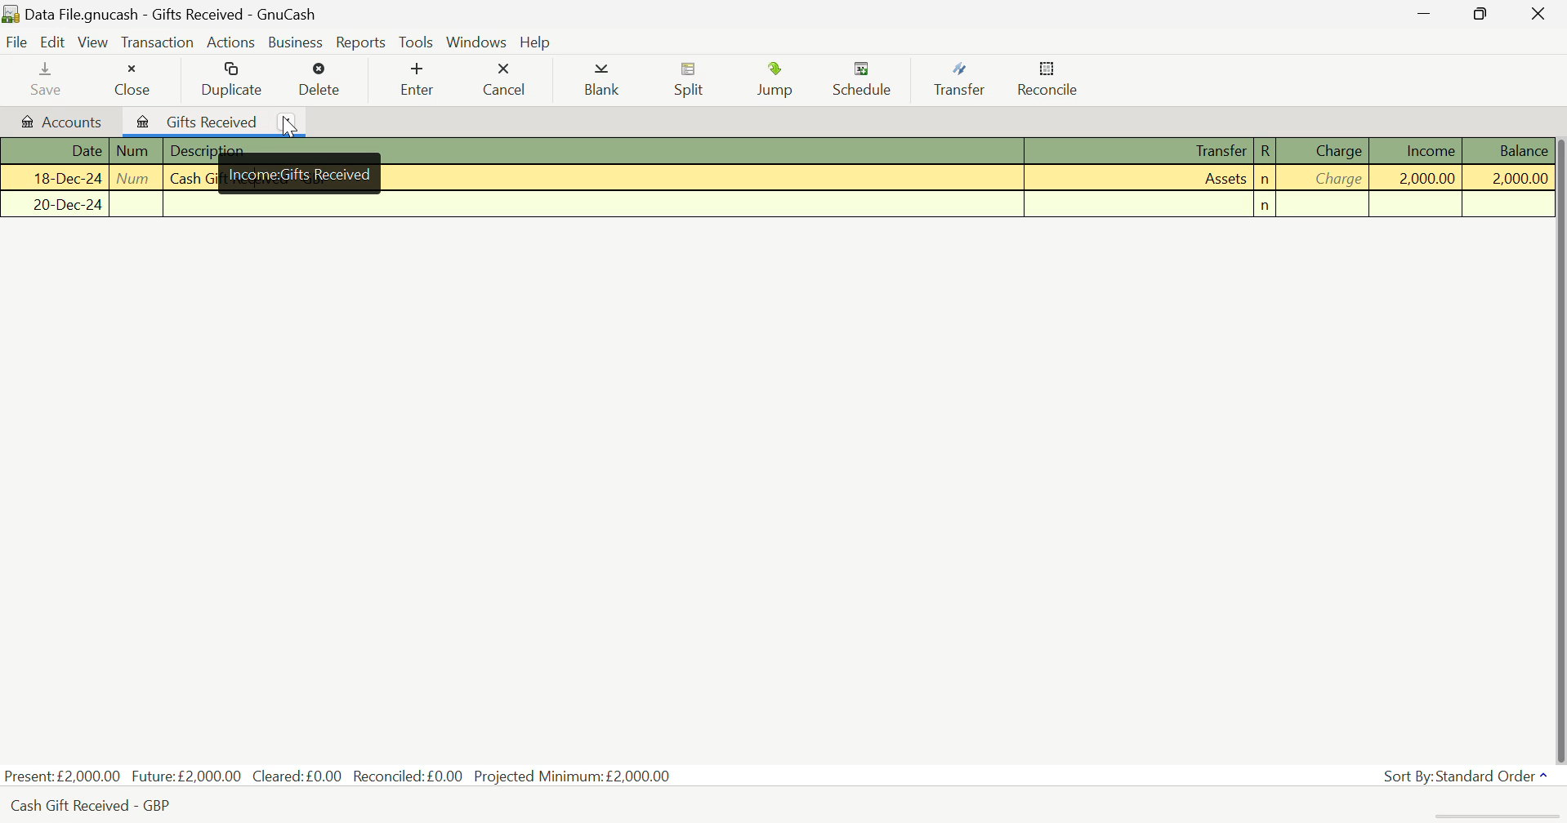  What do you see at coordinates (58, 119) in the screenshot?
I see `Accounts Tab` at bounding box center [58, 119].